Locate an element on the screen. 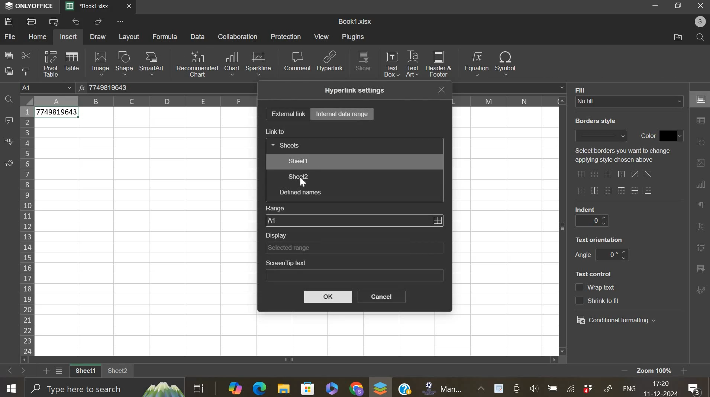 This screenshot has width=710, height=397. cell name is located at coordinates (48, 88).